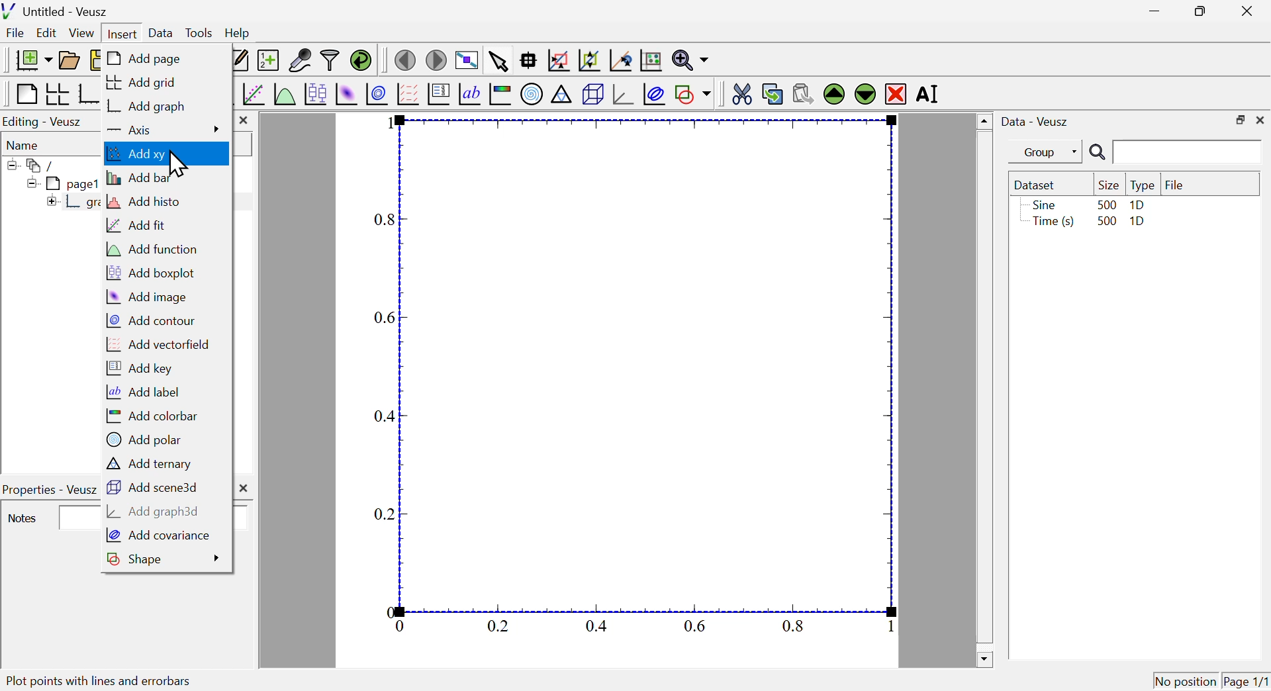  Describe the element at coordinates (144, 392) in the screenshot. I see `add label` at that location.